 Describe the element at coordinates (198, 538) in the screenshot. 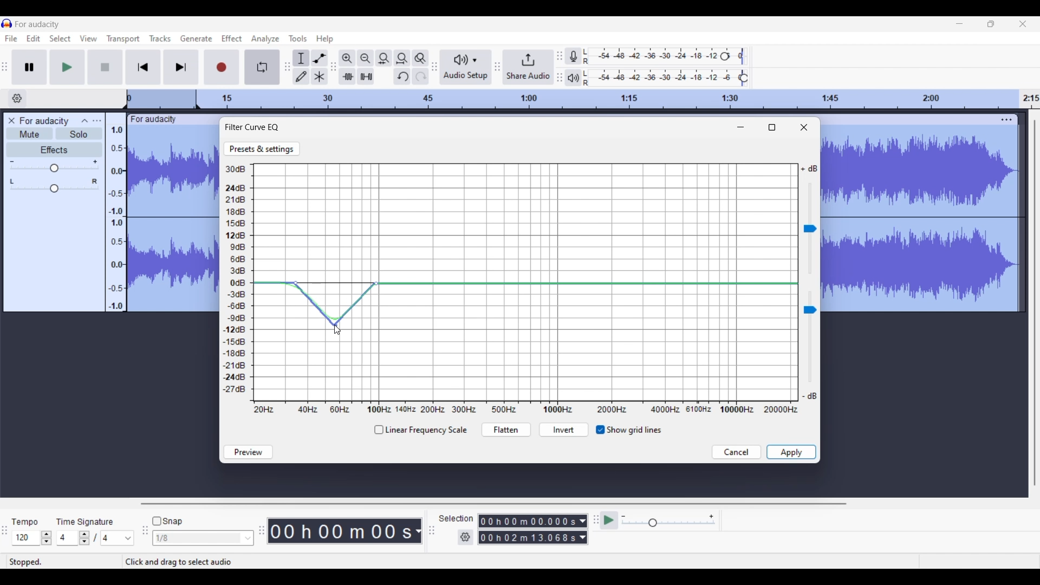

I see `Type in snap` at that location.